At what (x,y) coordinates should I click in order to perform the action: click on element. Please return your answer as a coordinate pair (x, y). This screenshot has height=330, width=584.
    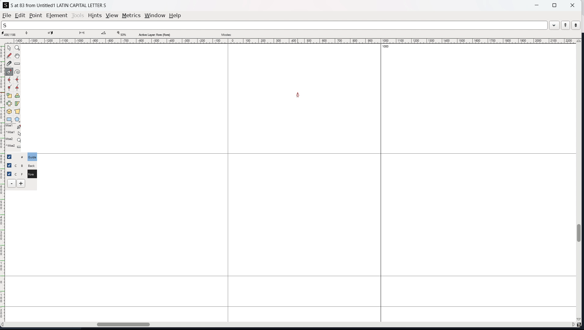
    Looking at the image, I should click on (57, 16).